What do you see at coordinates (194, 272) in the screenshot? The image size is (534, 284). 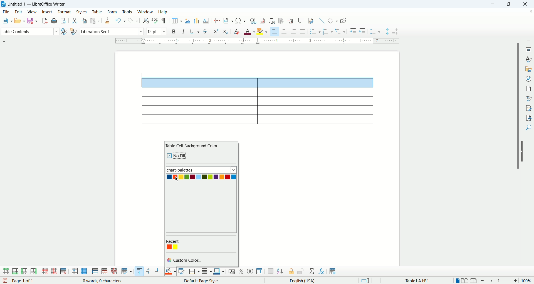 I see `borders` at bounding box center [194, 272].